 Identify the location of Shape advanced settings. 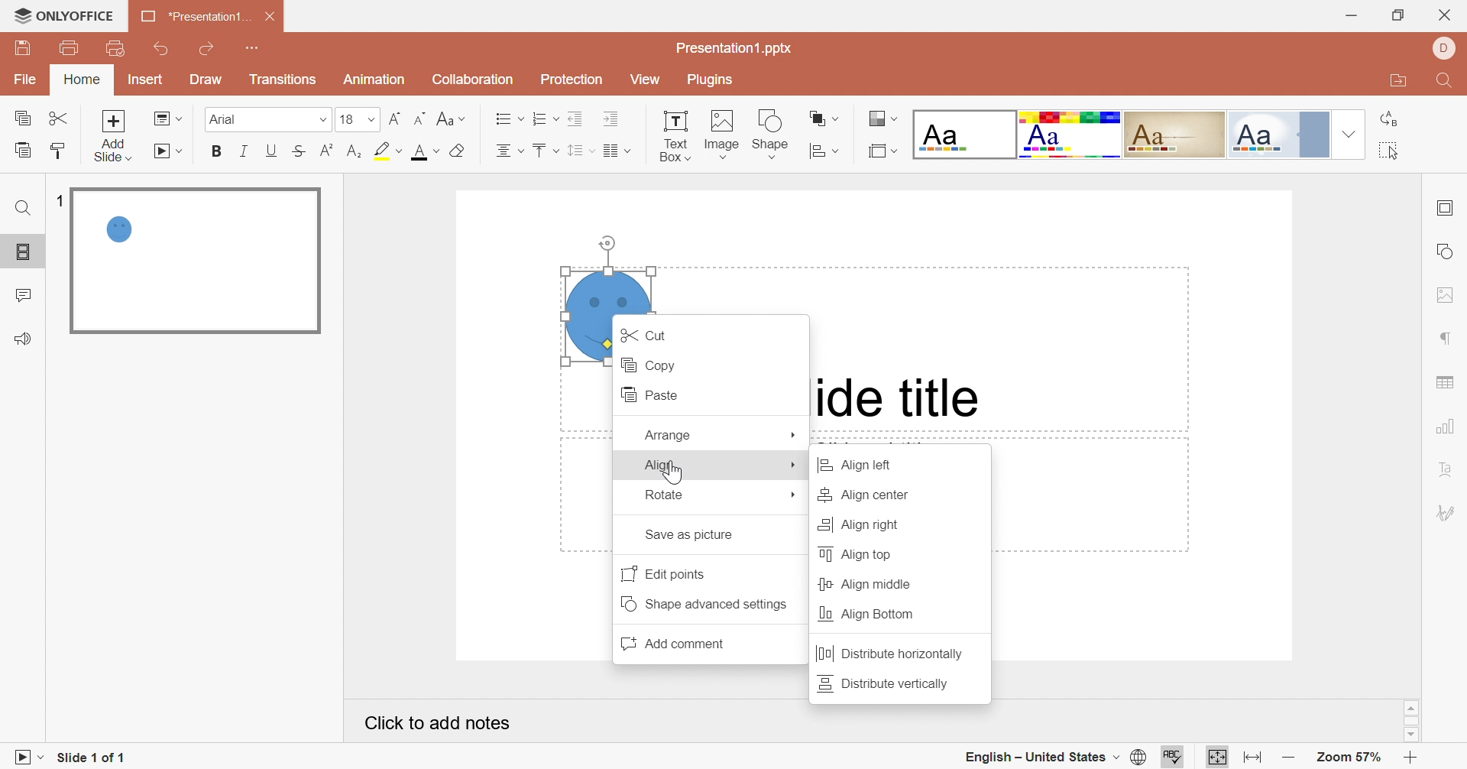
(710, 604).